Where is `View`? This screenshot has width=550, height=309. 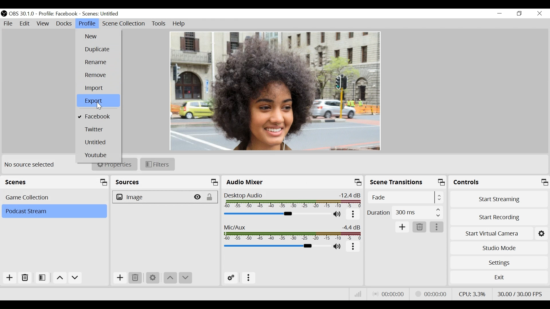
View is located at coordinates (44, 24).